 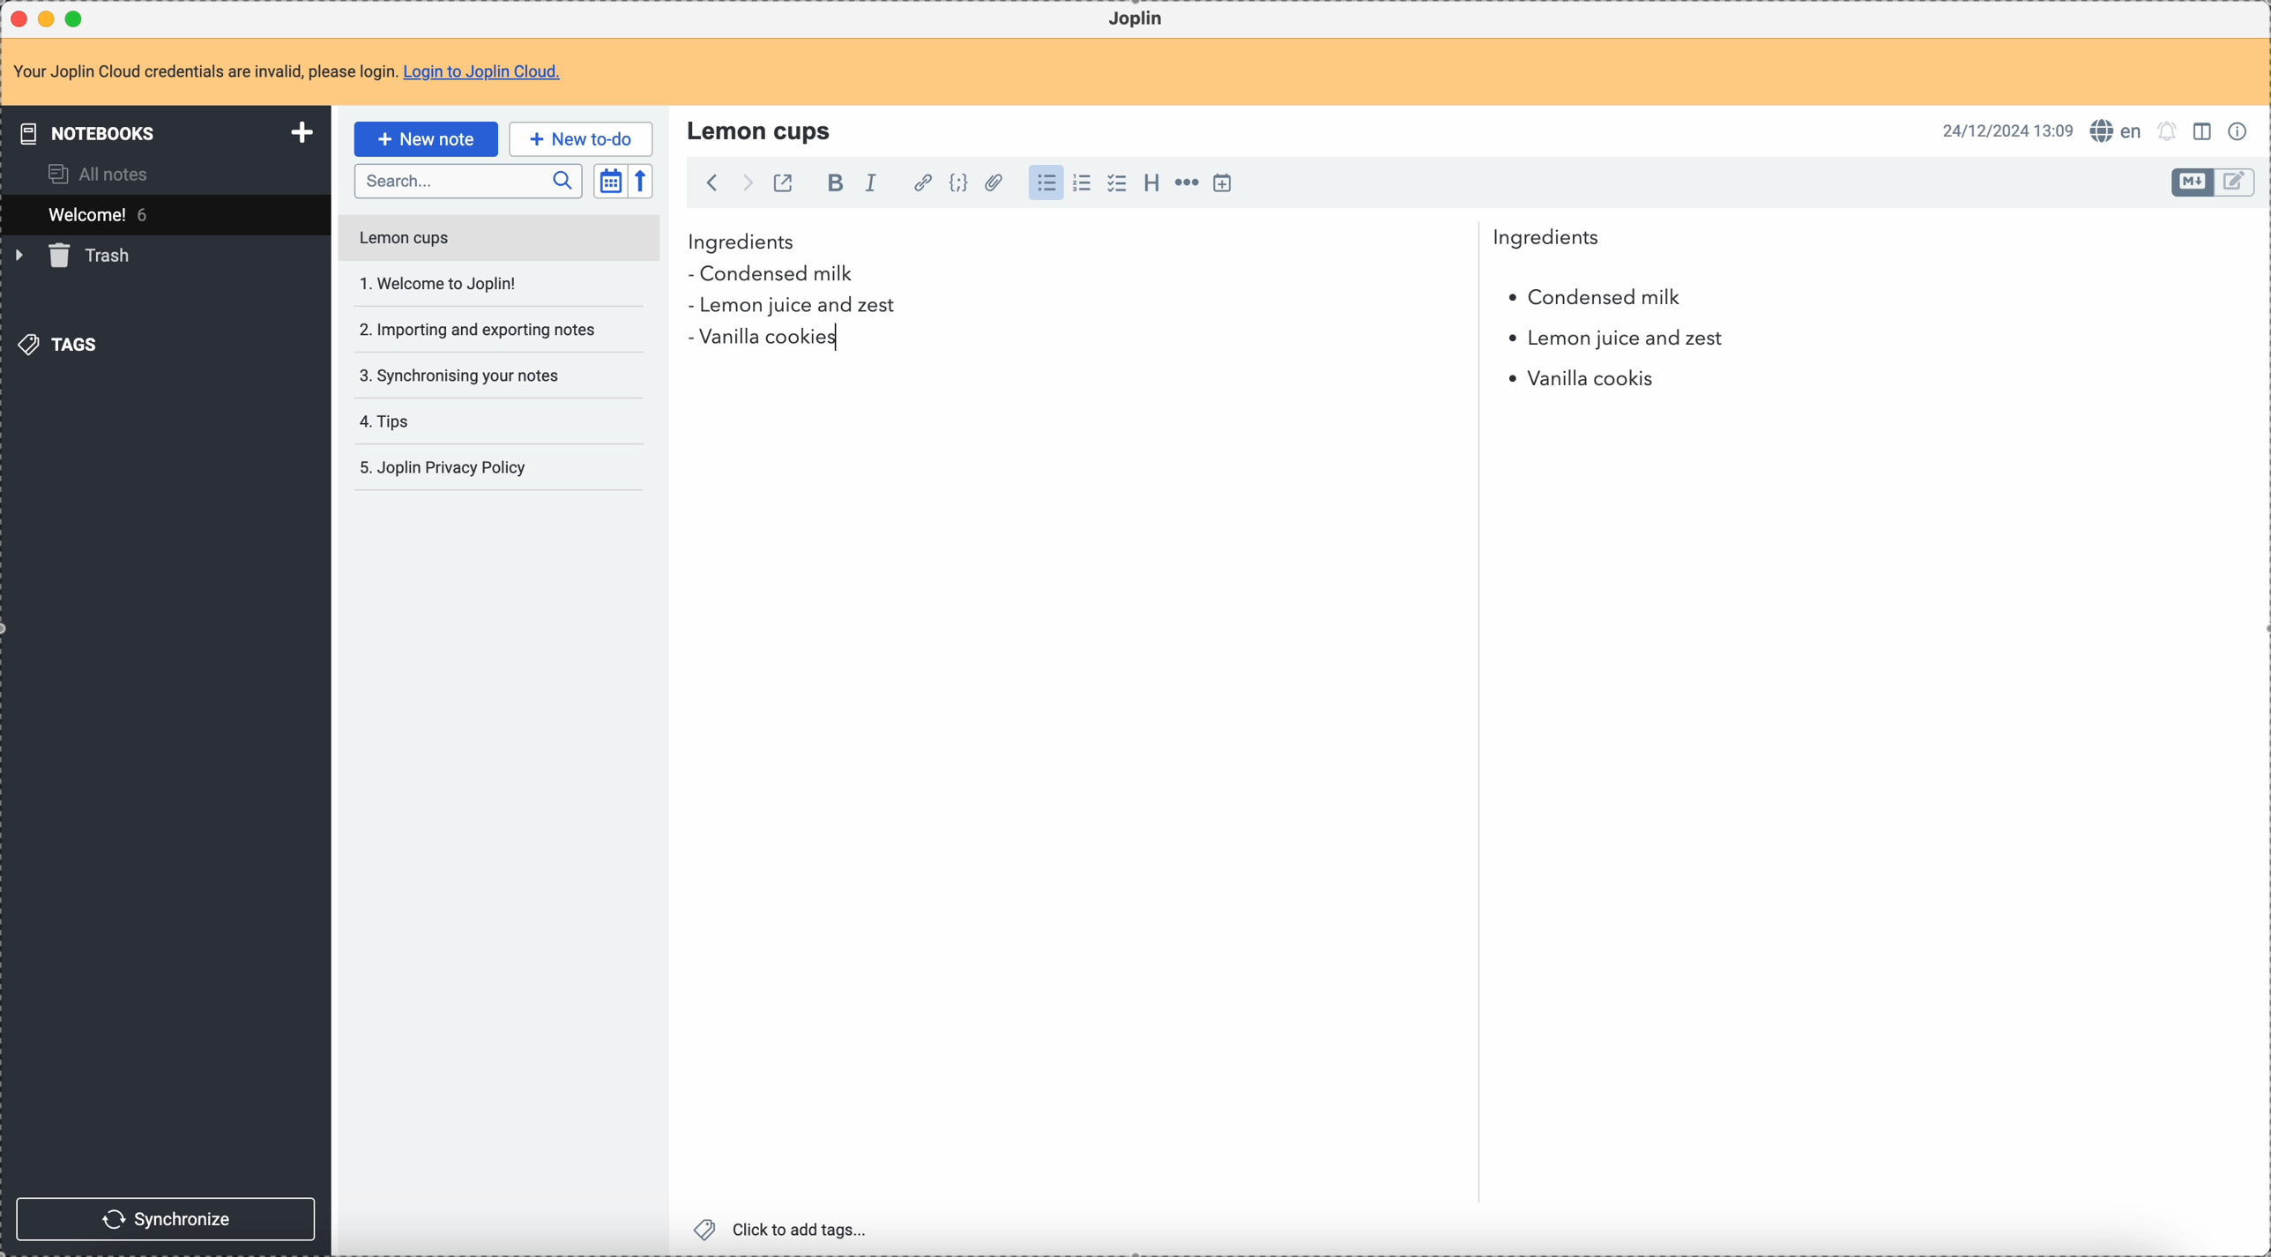 What do you see at coordinates (78, 18) in the screenshot?
I see `maximize` at bounding box center [78, 18].